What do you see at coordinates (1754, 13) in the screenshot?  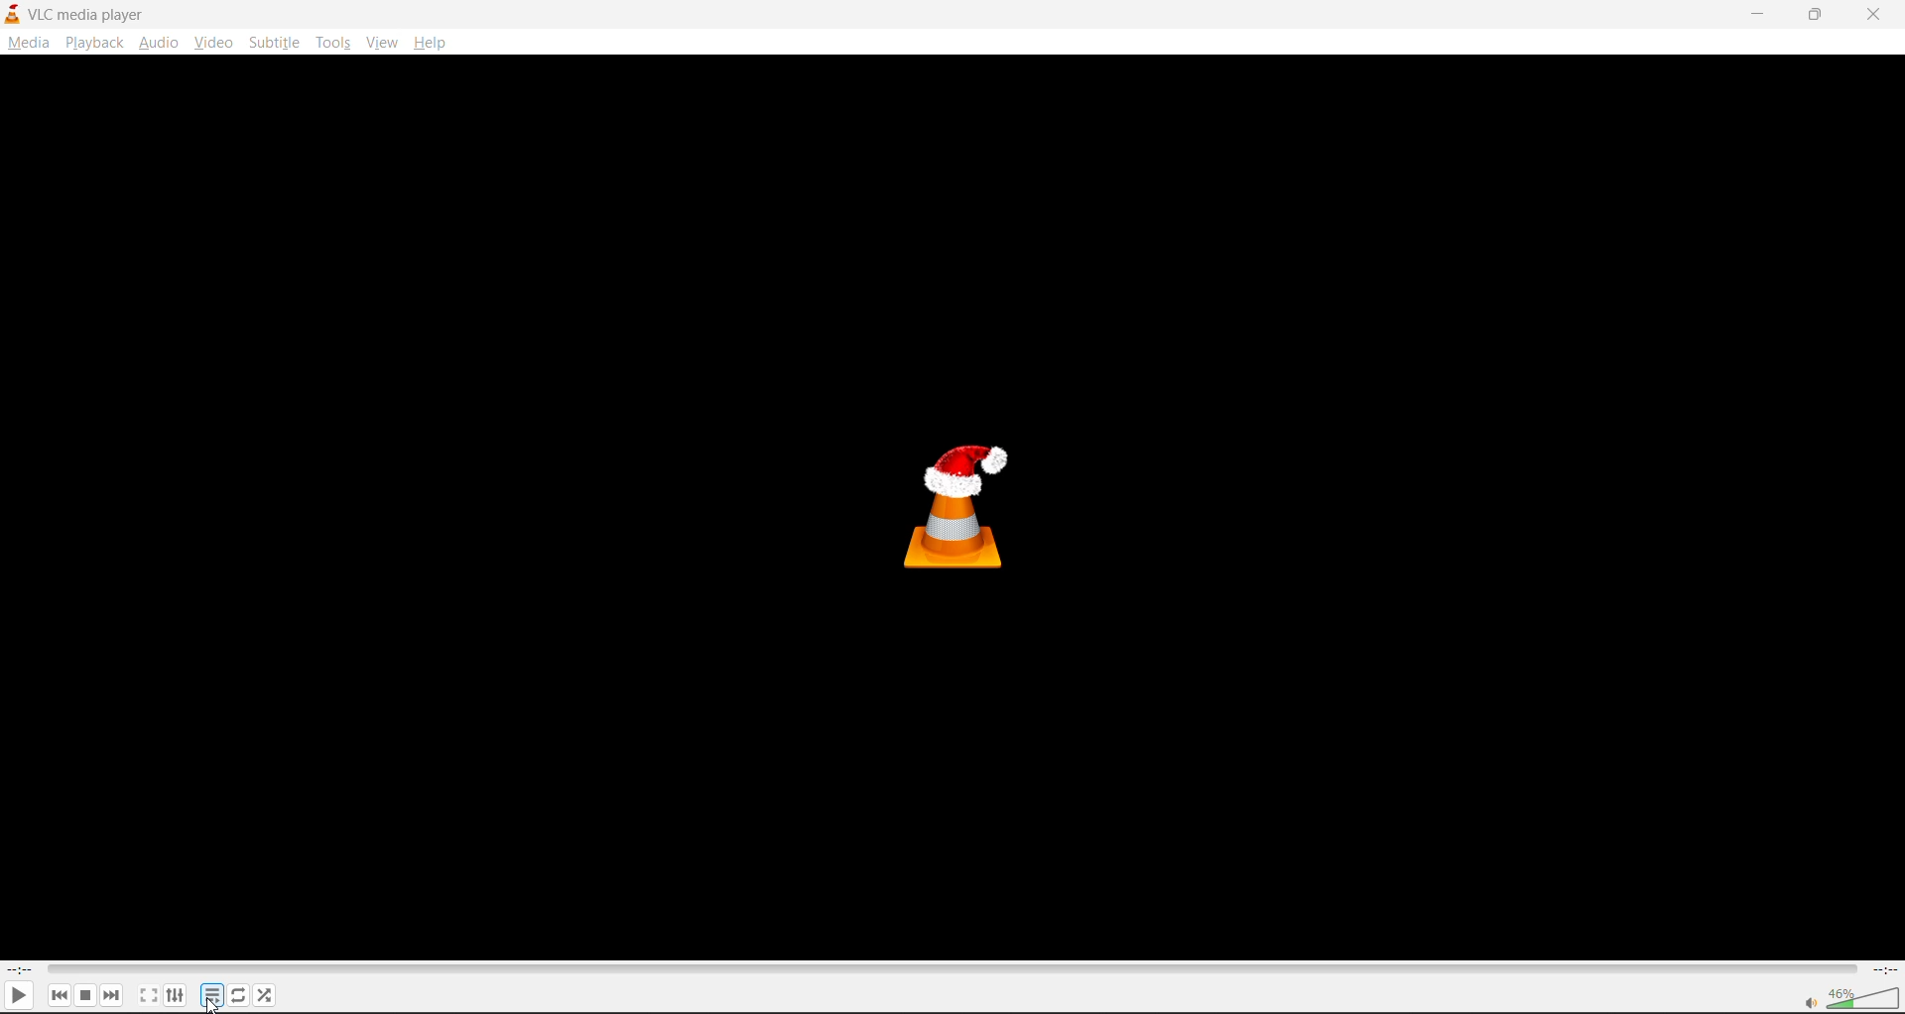 I see `minimize` at bounding box center [1754, 13].